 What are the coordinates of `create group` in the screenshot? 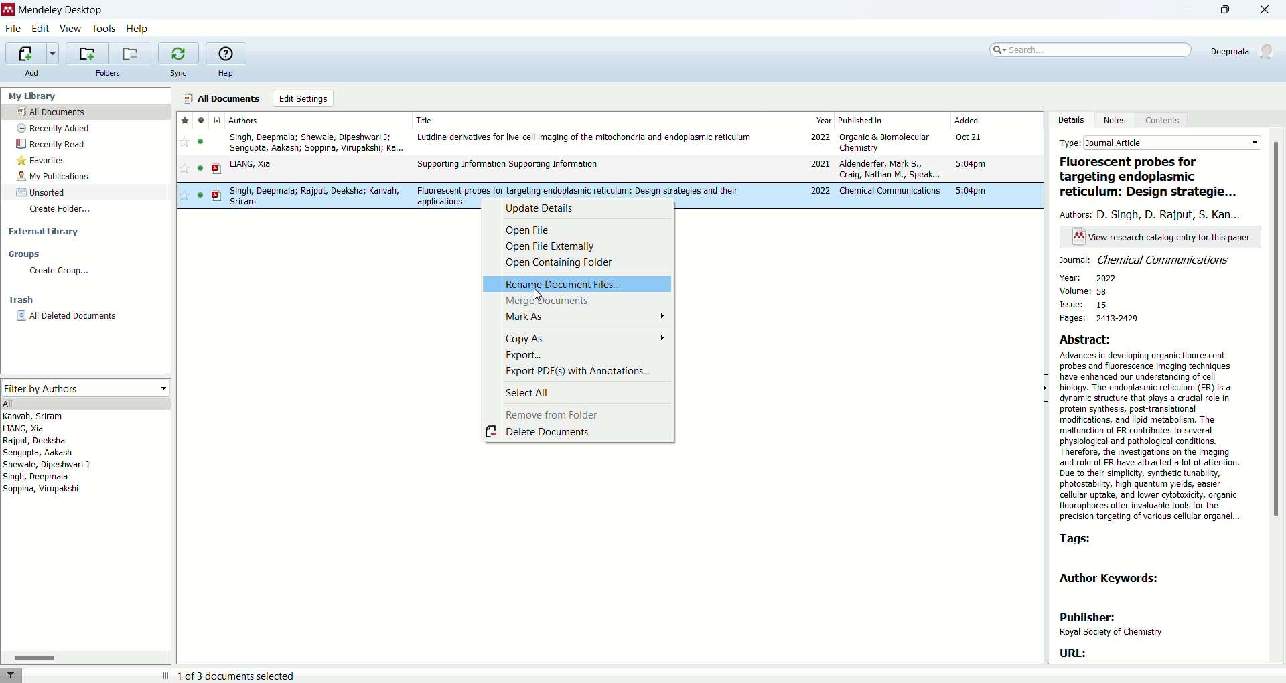 It's located at (58, 272).